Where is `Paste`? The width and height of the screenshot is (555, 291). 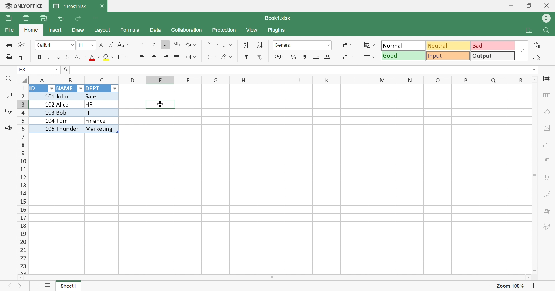
Paste is located at coordinates (8, 56).